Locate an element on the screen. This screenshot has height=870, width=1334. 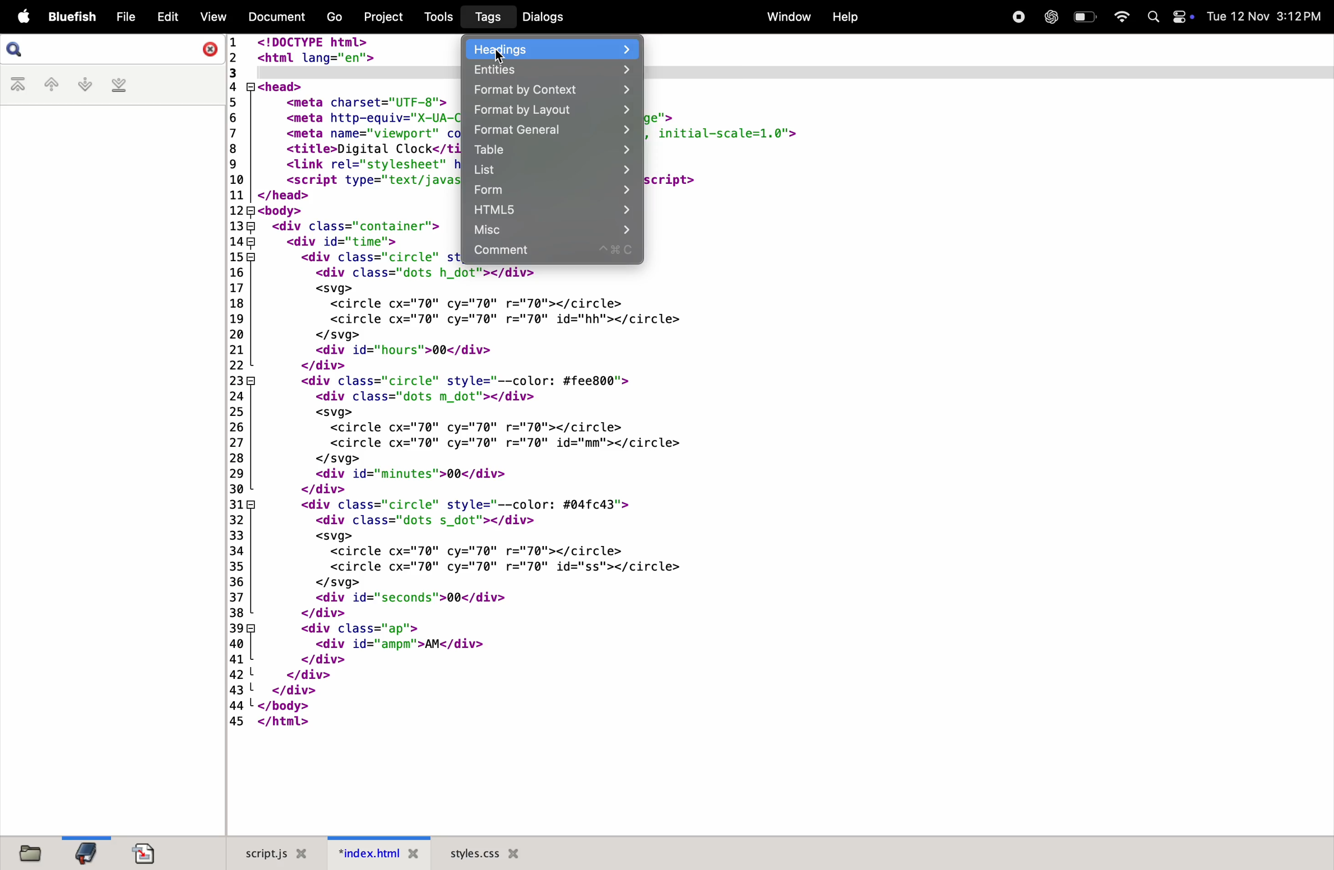
battery is located at coordinates (1084, 16).